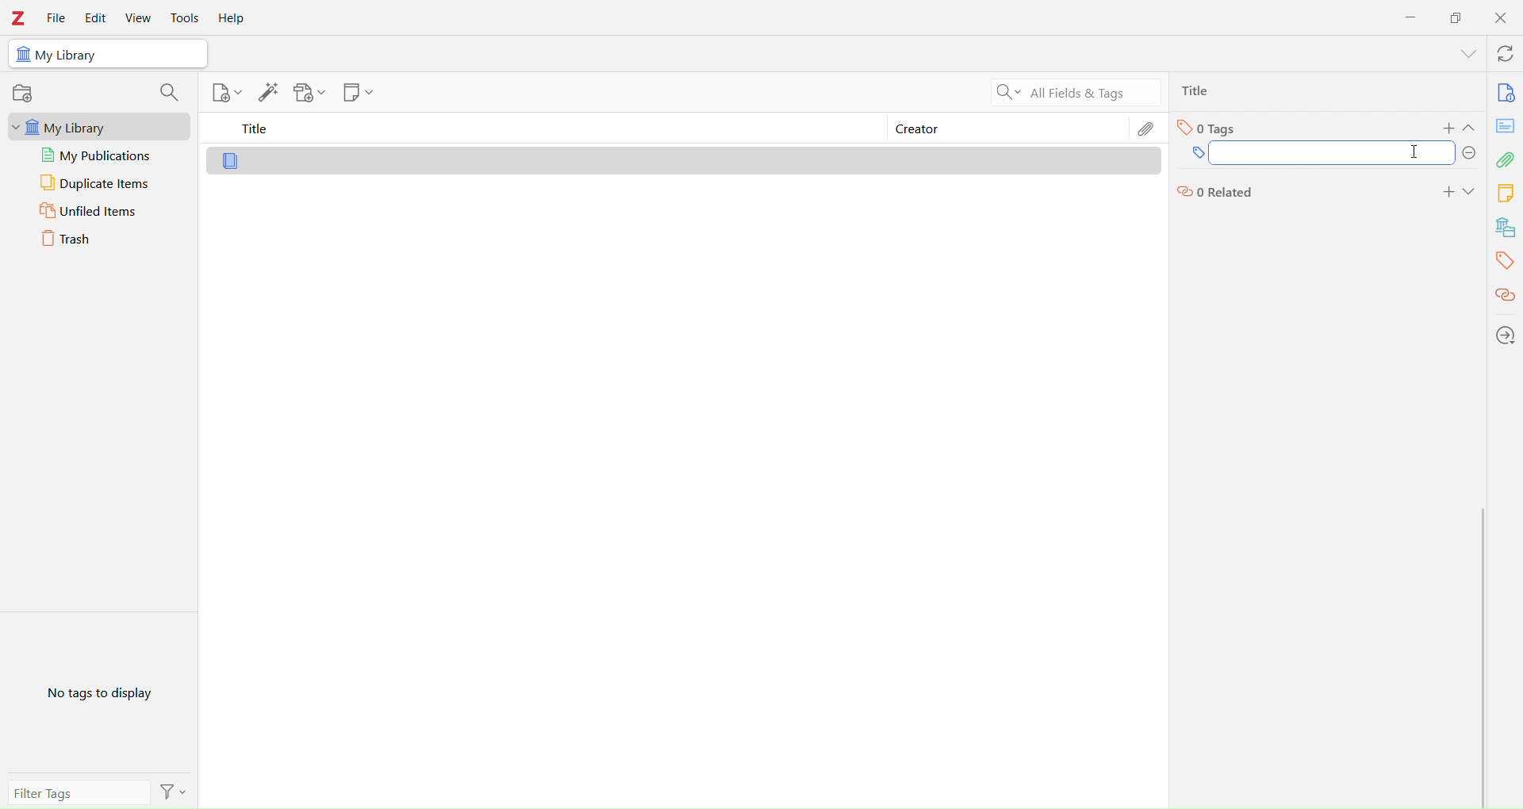 The image size is (1523, 809). I want to click on Unfiled Items, so click(92, 213).